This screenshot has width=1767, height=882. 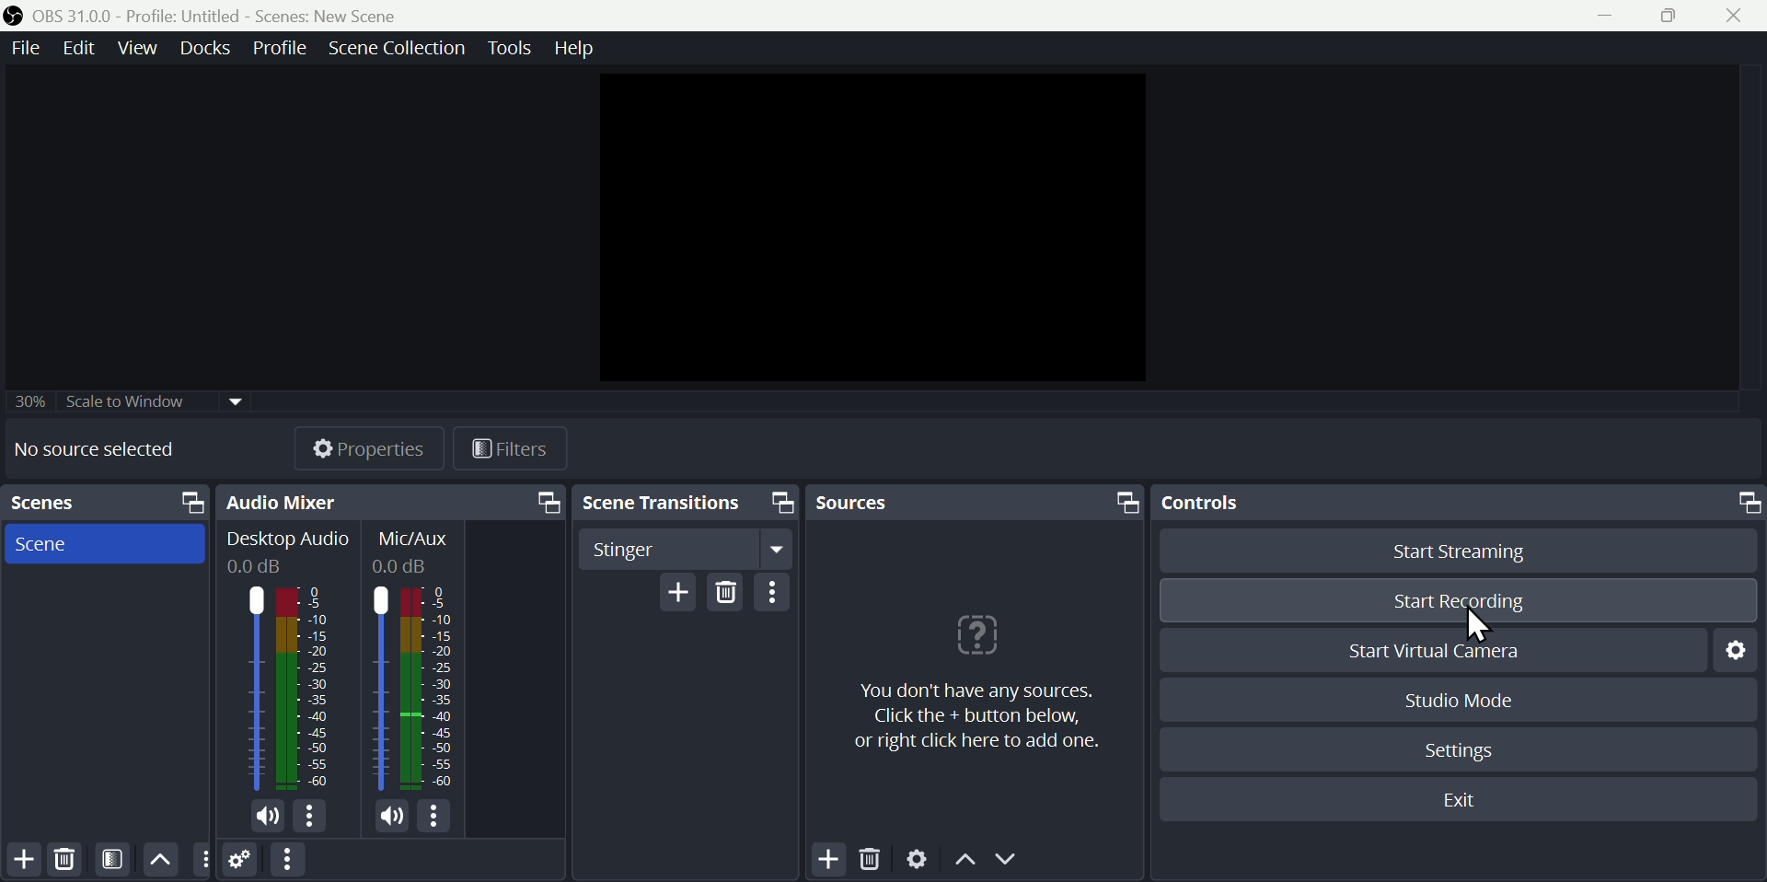 I want to click on 30% Scale to Window , so click(x=126, y=402).